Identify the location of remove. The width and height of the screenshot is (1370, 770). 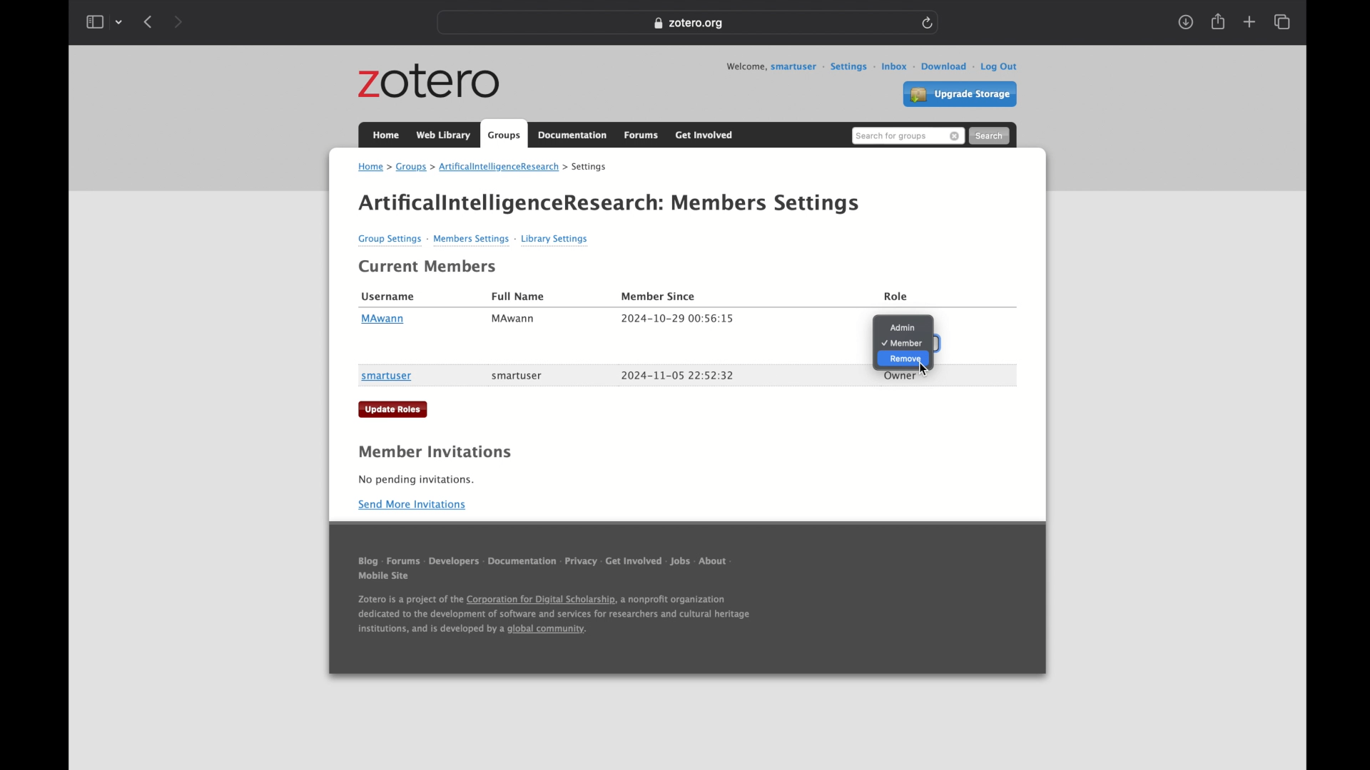
(903, 359).